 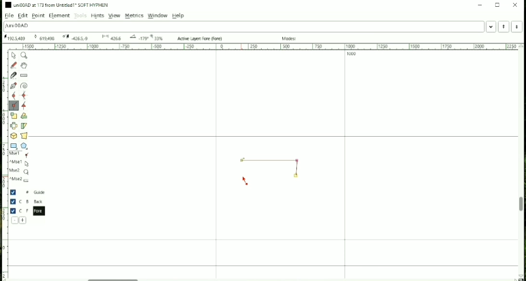 What do you see at coordinates (5, 162) in the screenshot?
I see `Vertical scale` at bounding box center [5, 162].